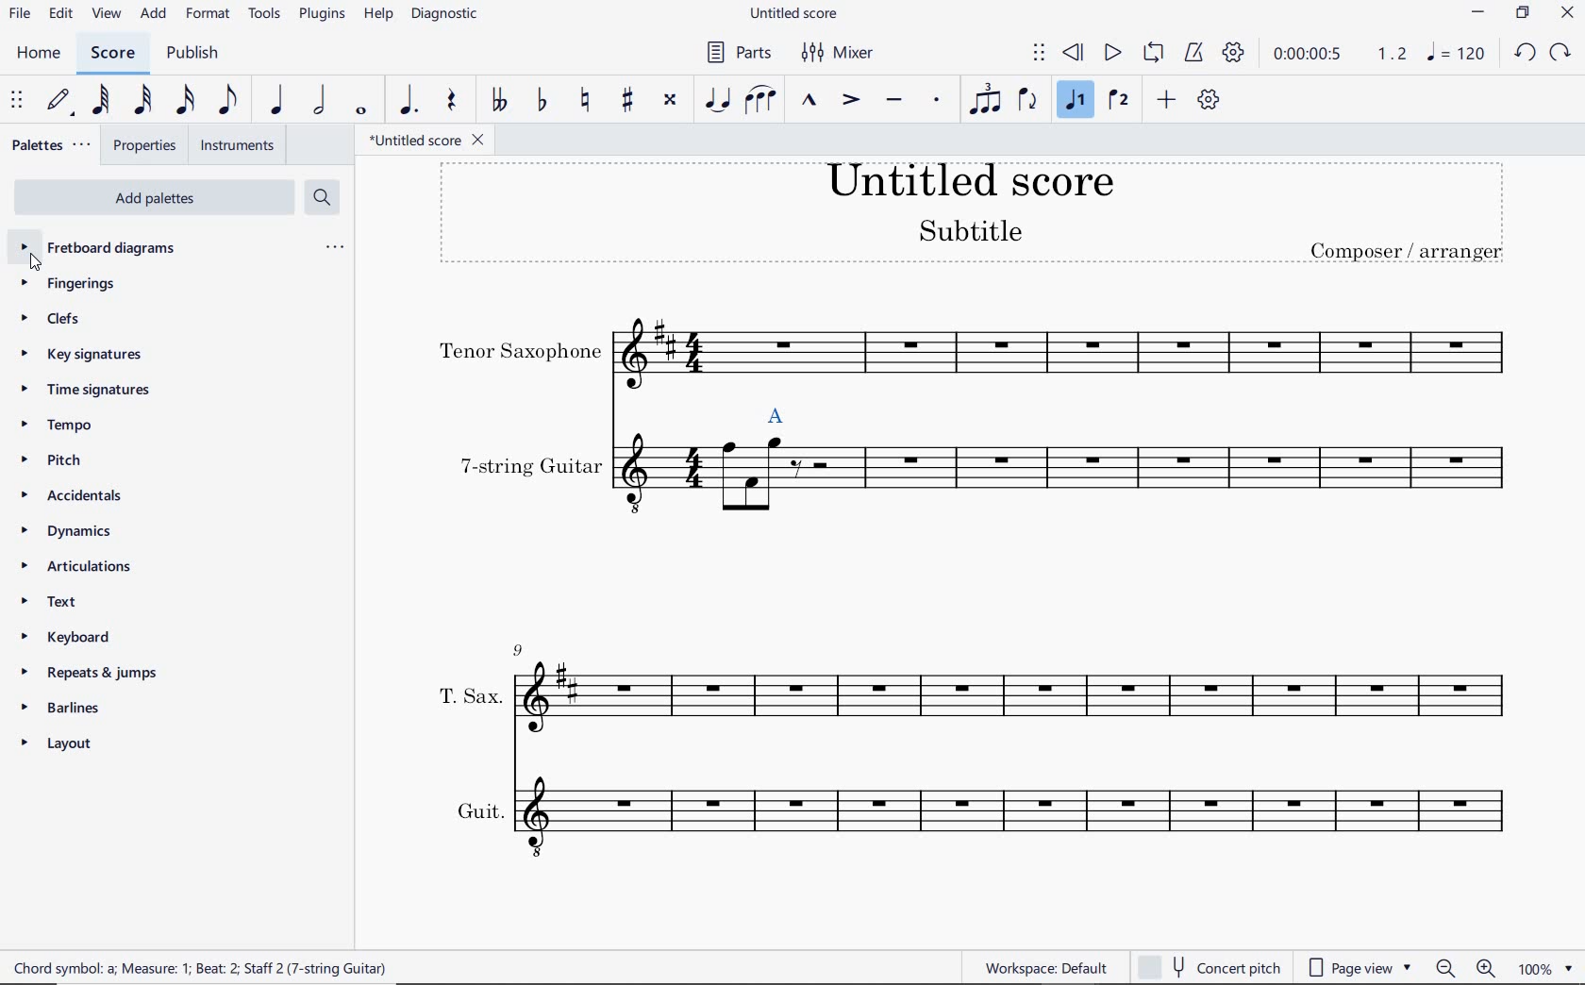 This screenshot has height=985, width=1585. Describe the element at coordinates (61, 602) in the screenshot. I see `TEXT` at that location.